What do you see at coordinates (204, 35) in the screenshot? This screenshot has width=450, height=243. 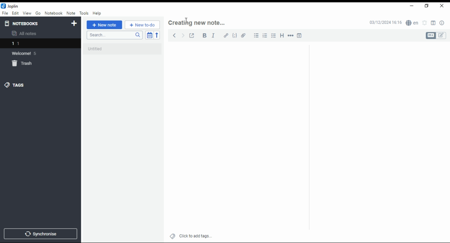 I see `bold` at bounding box center [204, 35].